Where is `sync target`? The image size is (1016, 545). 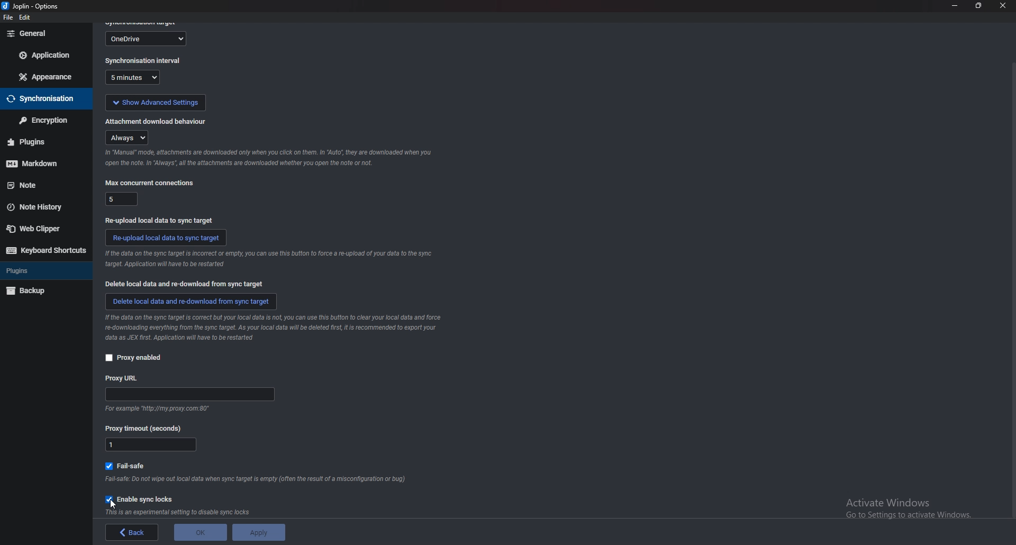
sync target is located at coordinates (147, 38).